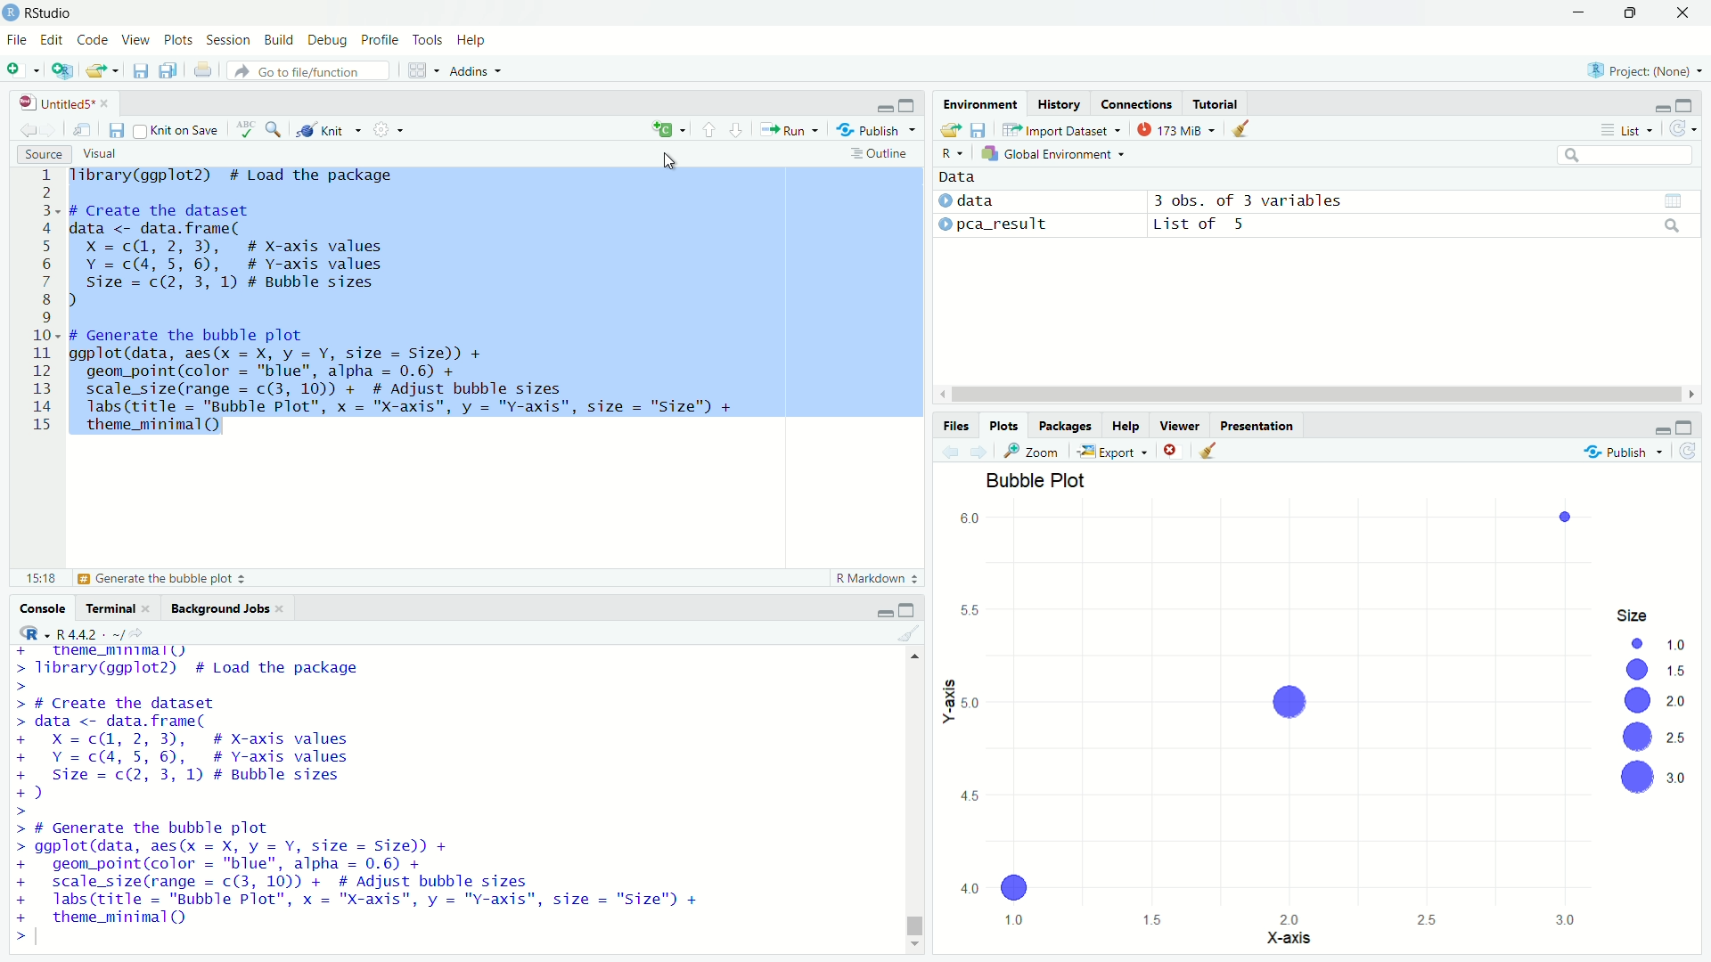 Image resolution: width=1711 pixels, height=962 pixels. Describe the element at coordinates (1317, 395) in the screenshot. I see `horizontal scrollbar` at that location.